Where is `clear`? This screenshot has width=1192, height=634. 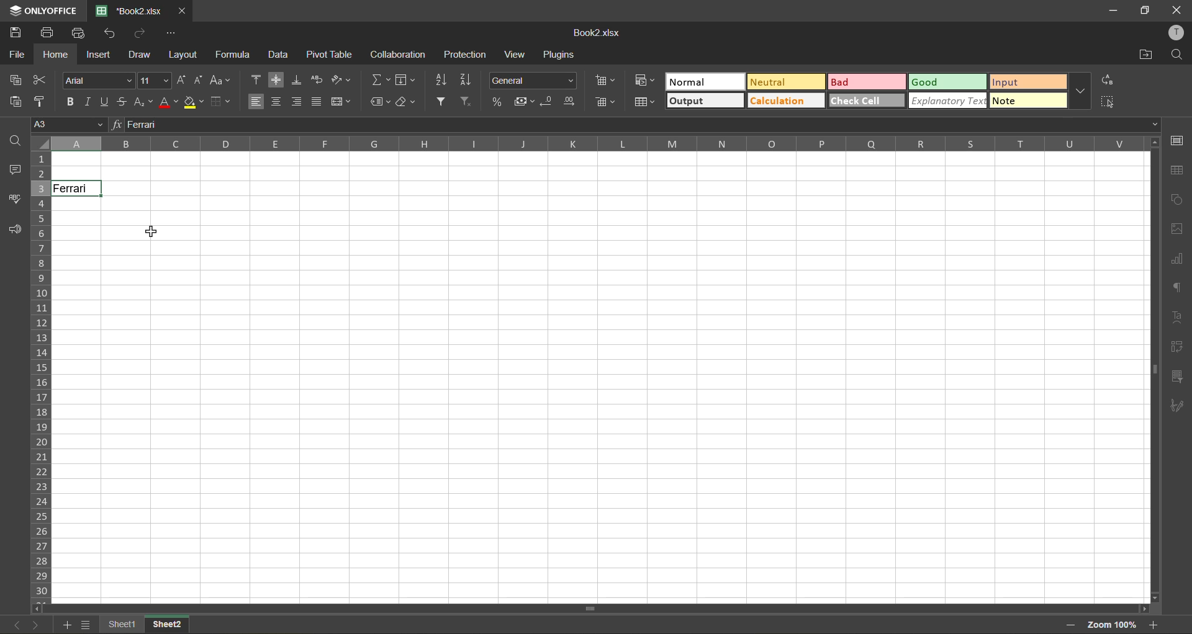
clear is located at coordinates (405, 102).